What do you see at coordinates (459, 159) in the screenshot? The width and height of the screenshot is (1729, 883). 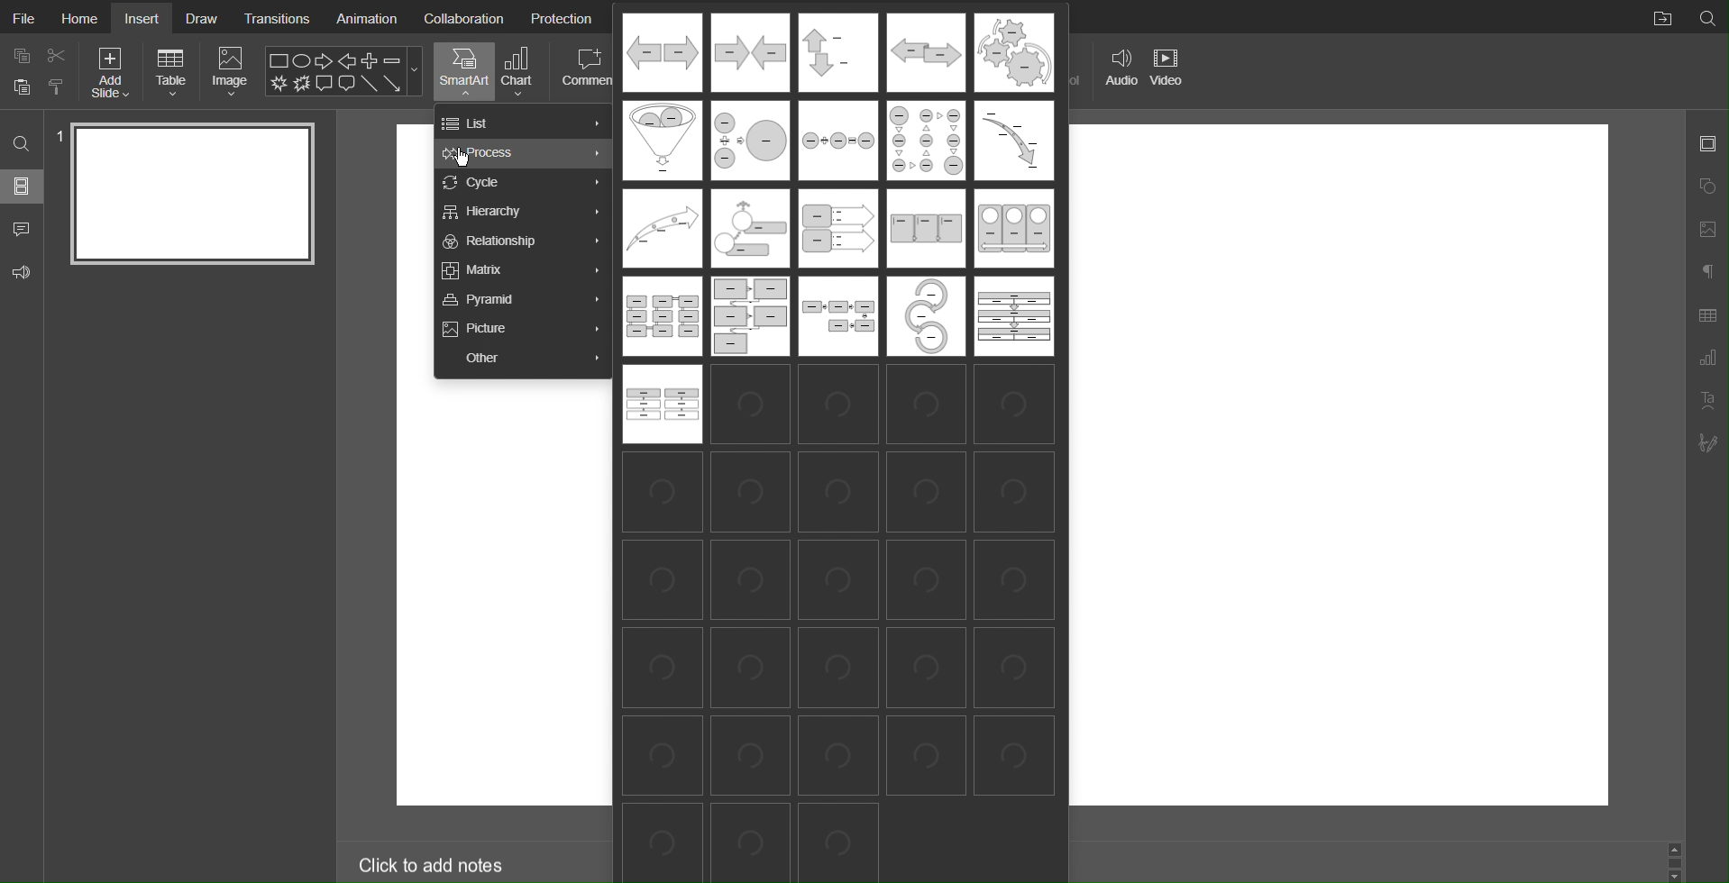 I see `cursor` at bounding box center [459, 159].